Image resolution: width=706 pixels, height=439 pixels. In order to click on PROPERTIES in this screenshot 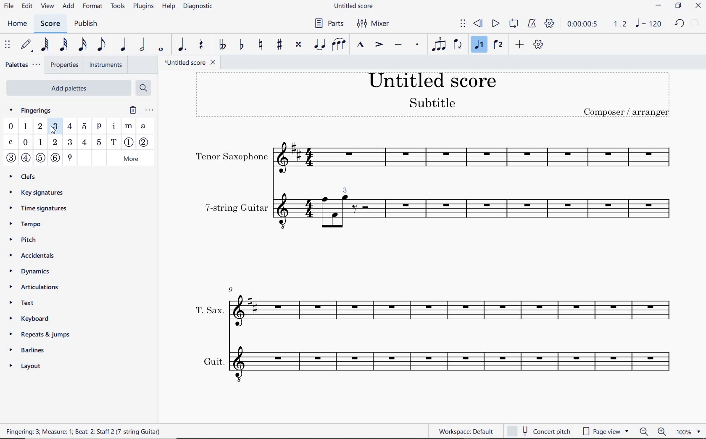, I will do `click(66, 64)`.